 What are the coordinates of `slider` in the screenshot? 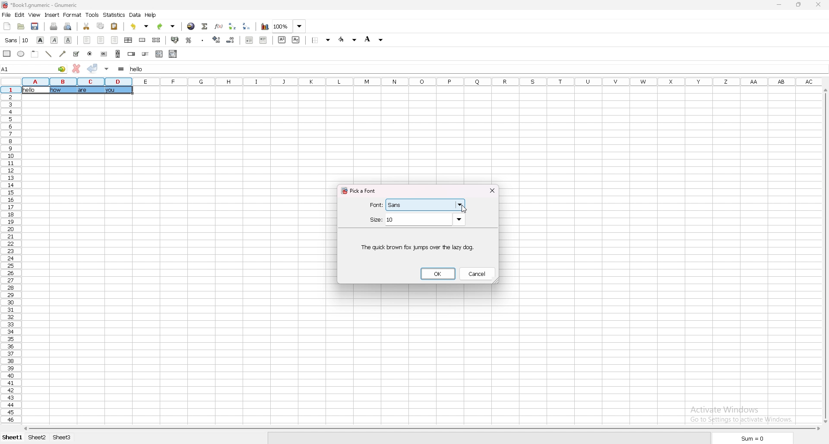 It's located at (146, 54).